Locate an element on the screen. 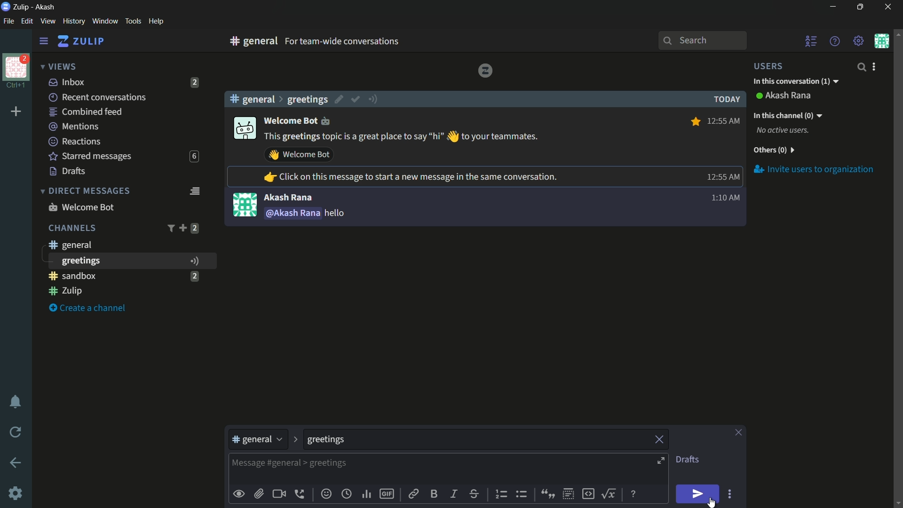  add voice call is located at coordinates (301, 494).